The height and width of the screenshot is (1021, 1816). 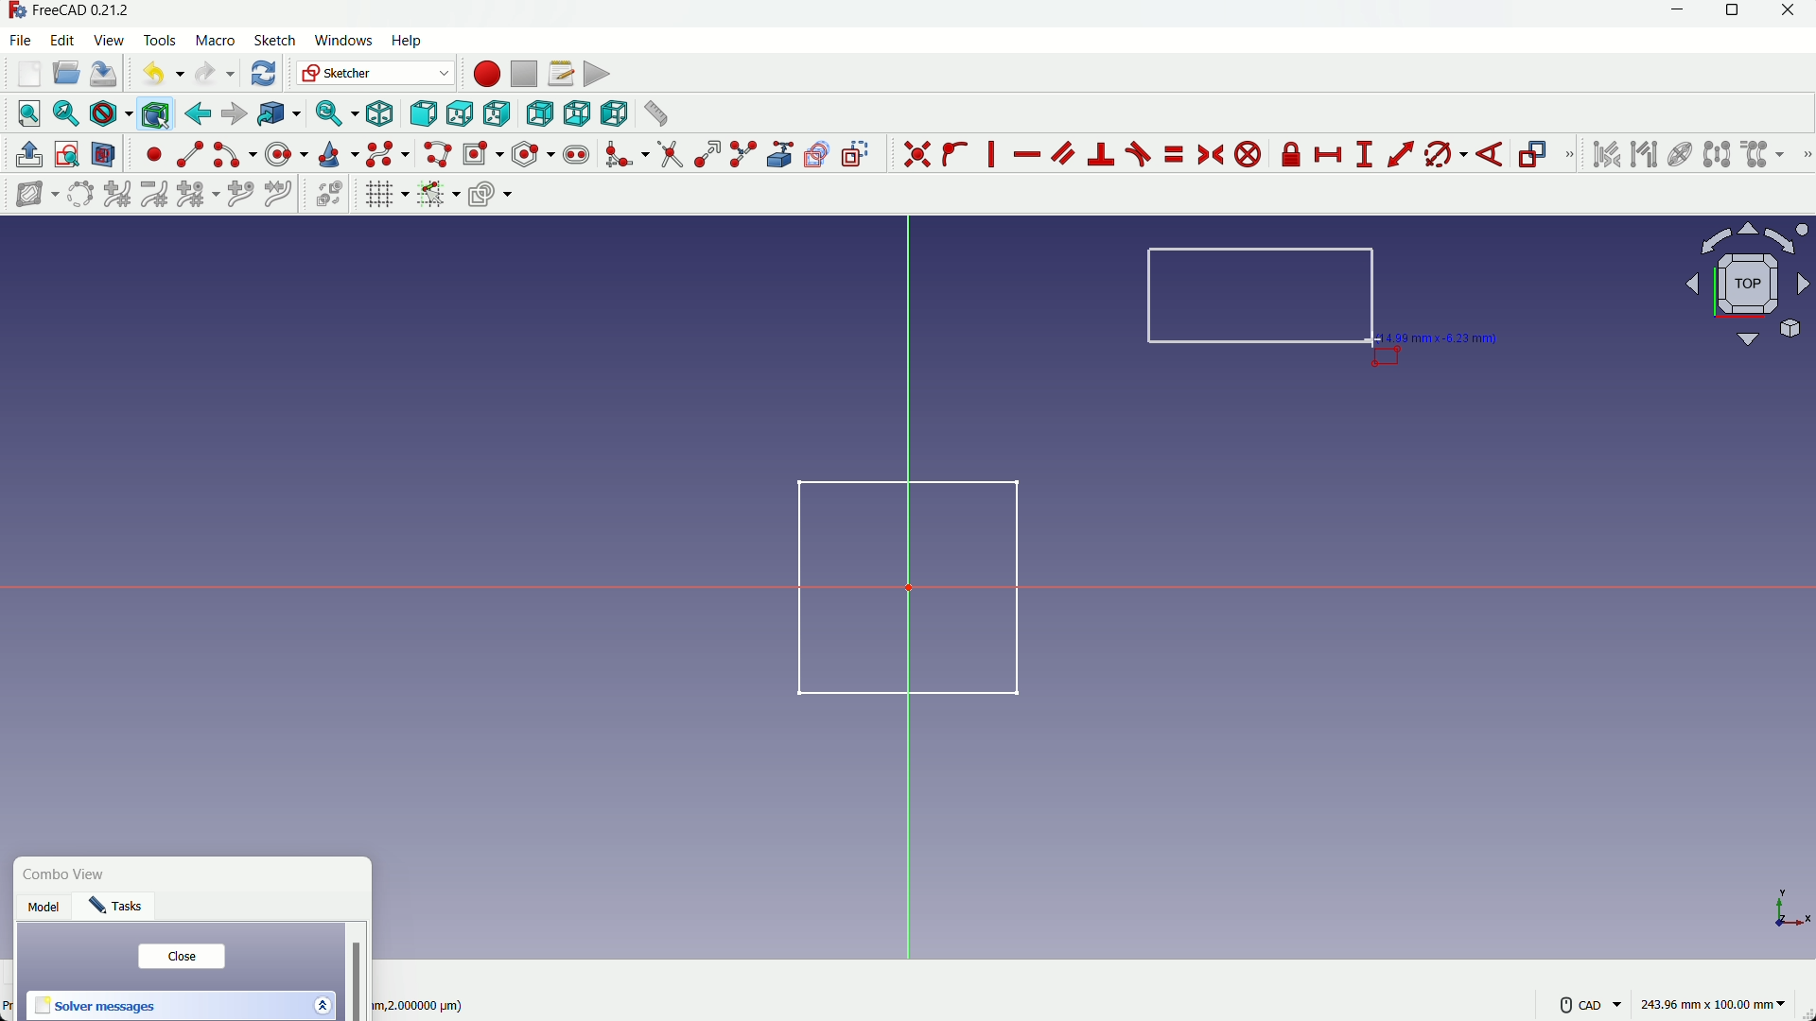 I want to click on constraint parallel, so click(x=1062, y=151).